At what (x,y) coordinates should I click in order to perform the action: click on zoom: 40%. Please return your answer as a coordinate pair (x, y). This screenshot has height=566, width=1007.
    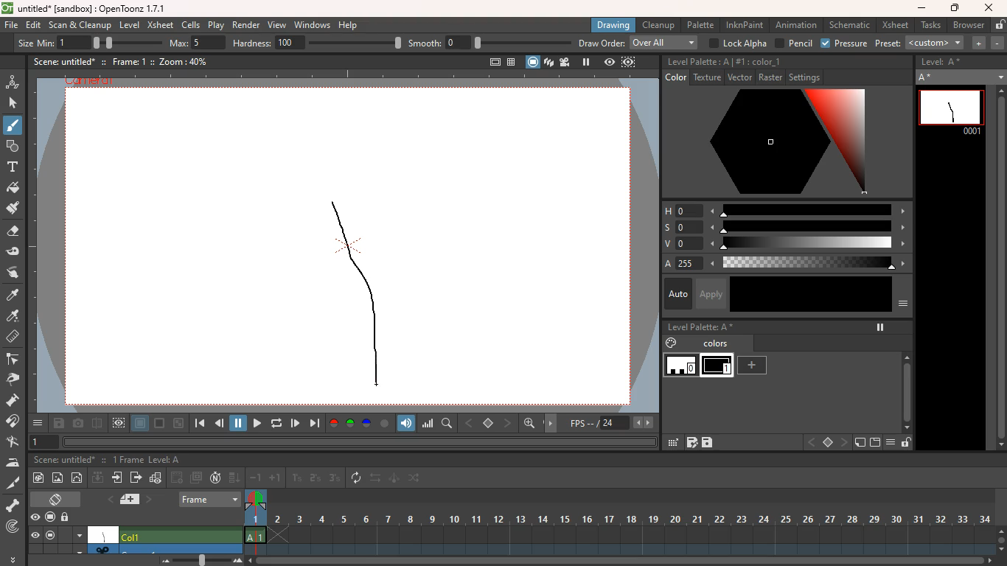
    Looking at the image, I should click on (177, 61).